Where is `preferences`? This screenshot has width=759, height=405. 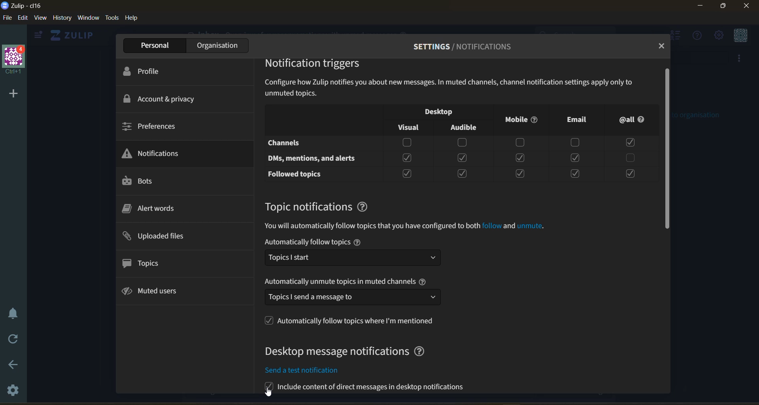
preferences is located at coordinates (151, 127).